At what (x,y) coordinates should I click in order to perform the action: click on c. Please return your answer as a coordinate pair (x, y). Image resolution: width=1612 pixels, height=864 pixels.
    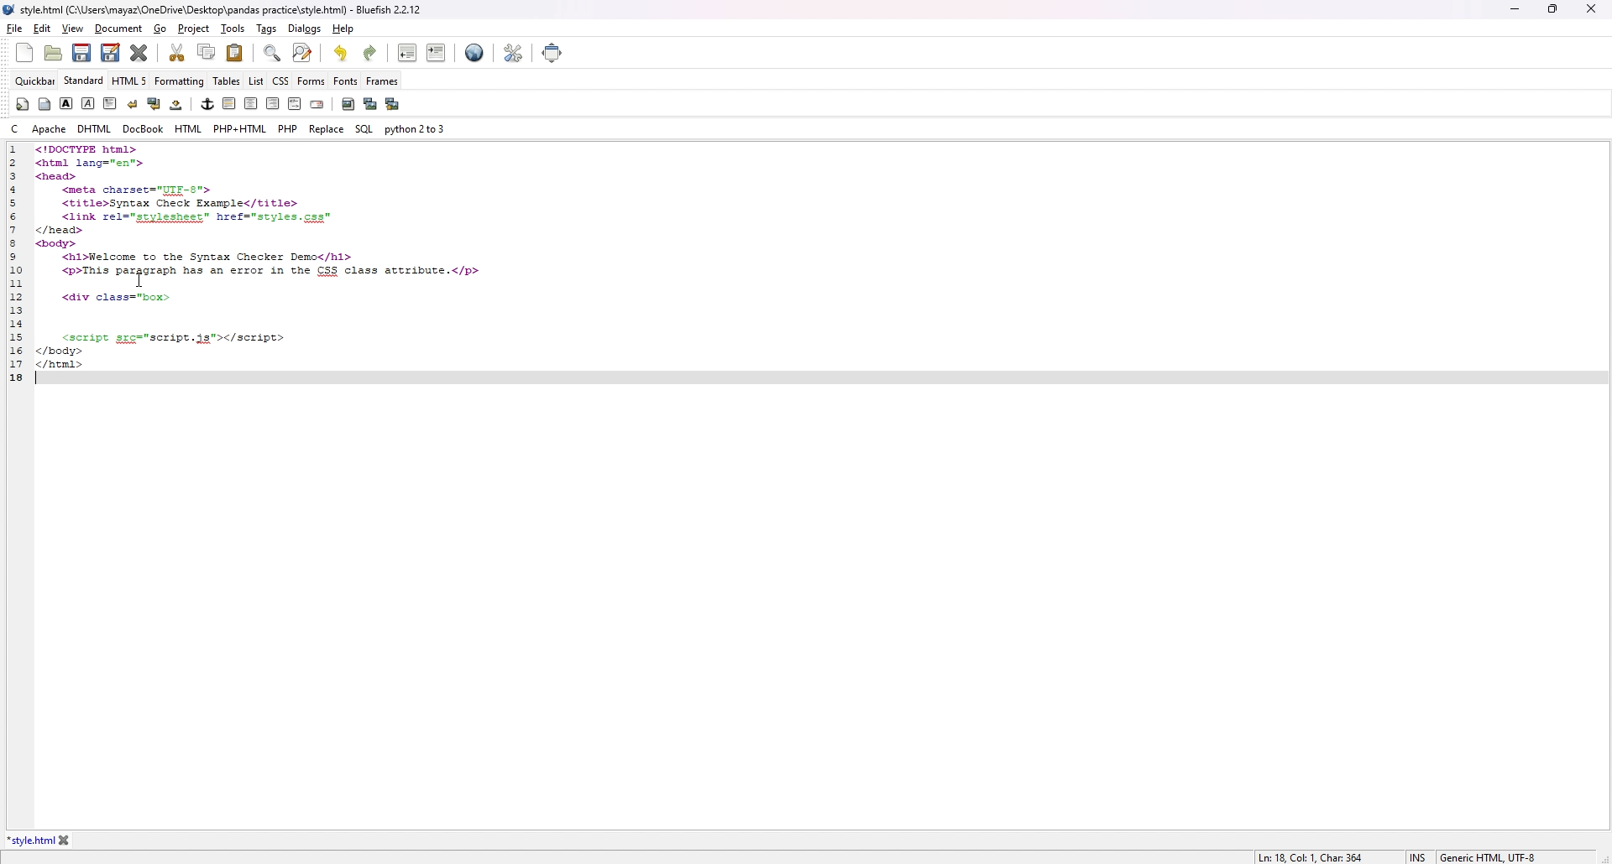
    Looking at the image, I should click on (18, 127).